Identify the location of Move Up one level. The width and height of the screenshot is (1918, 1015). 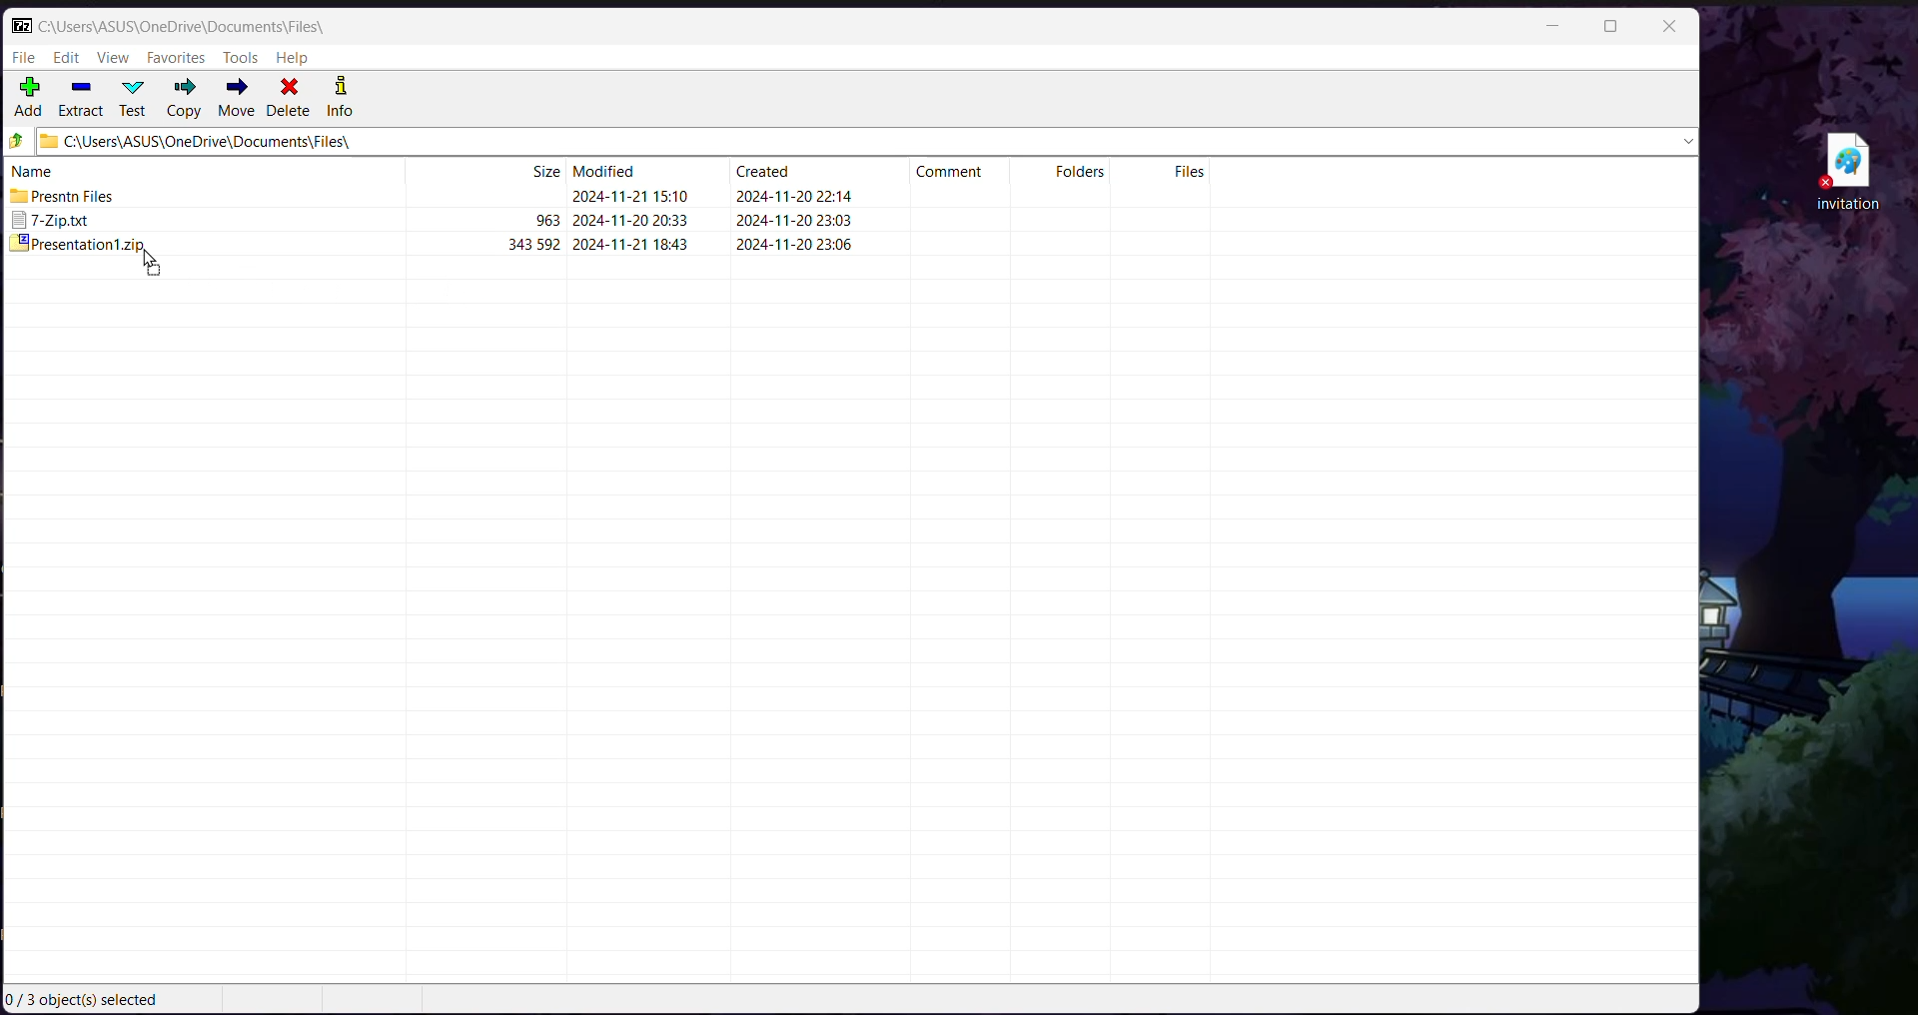
(16, 141).